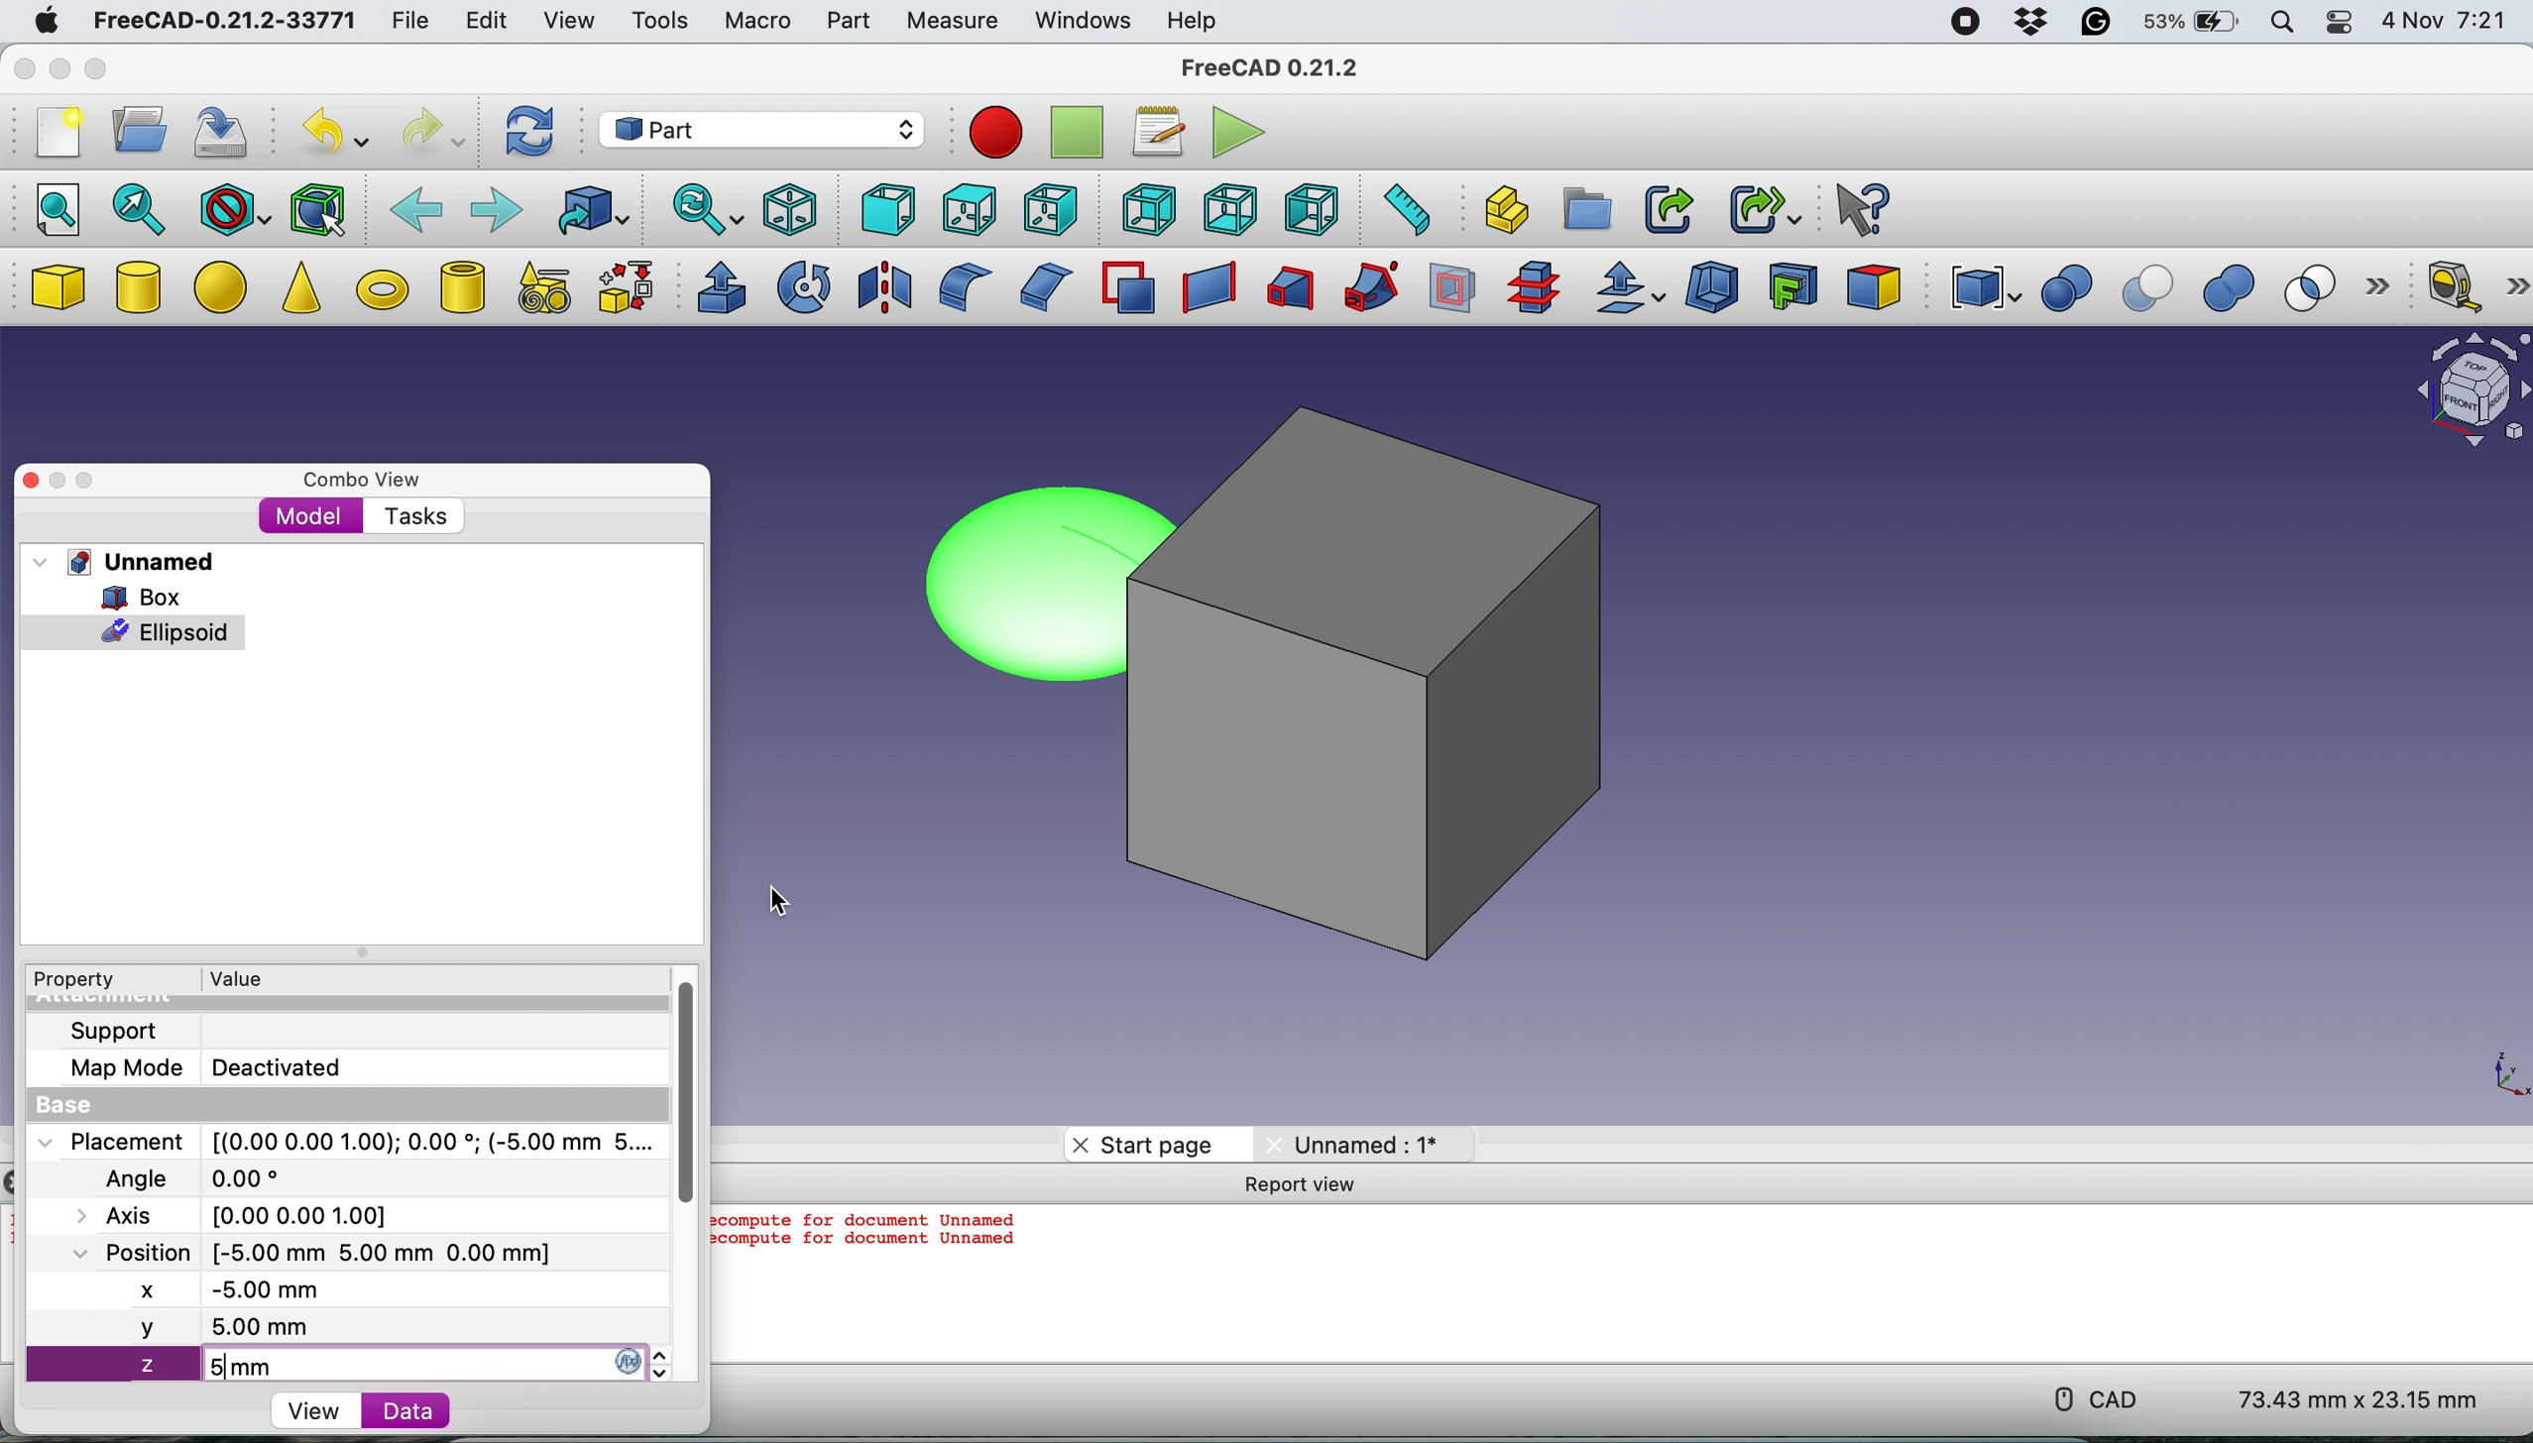  Describe the element at coordinates (42, 23) in the screenshot. I see `mac logo` at that location.